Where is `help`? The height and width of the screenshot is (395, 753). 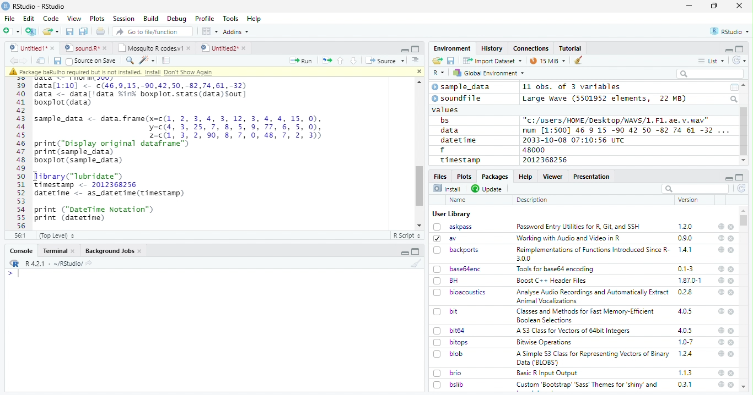
help is located at coordinates (720, 353).